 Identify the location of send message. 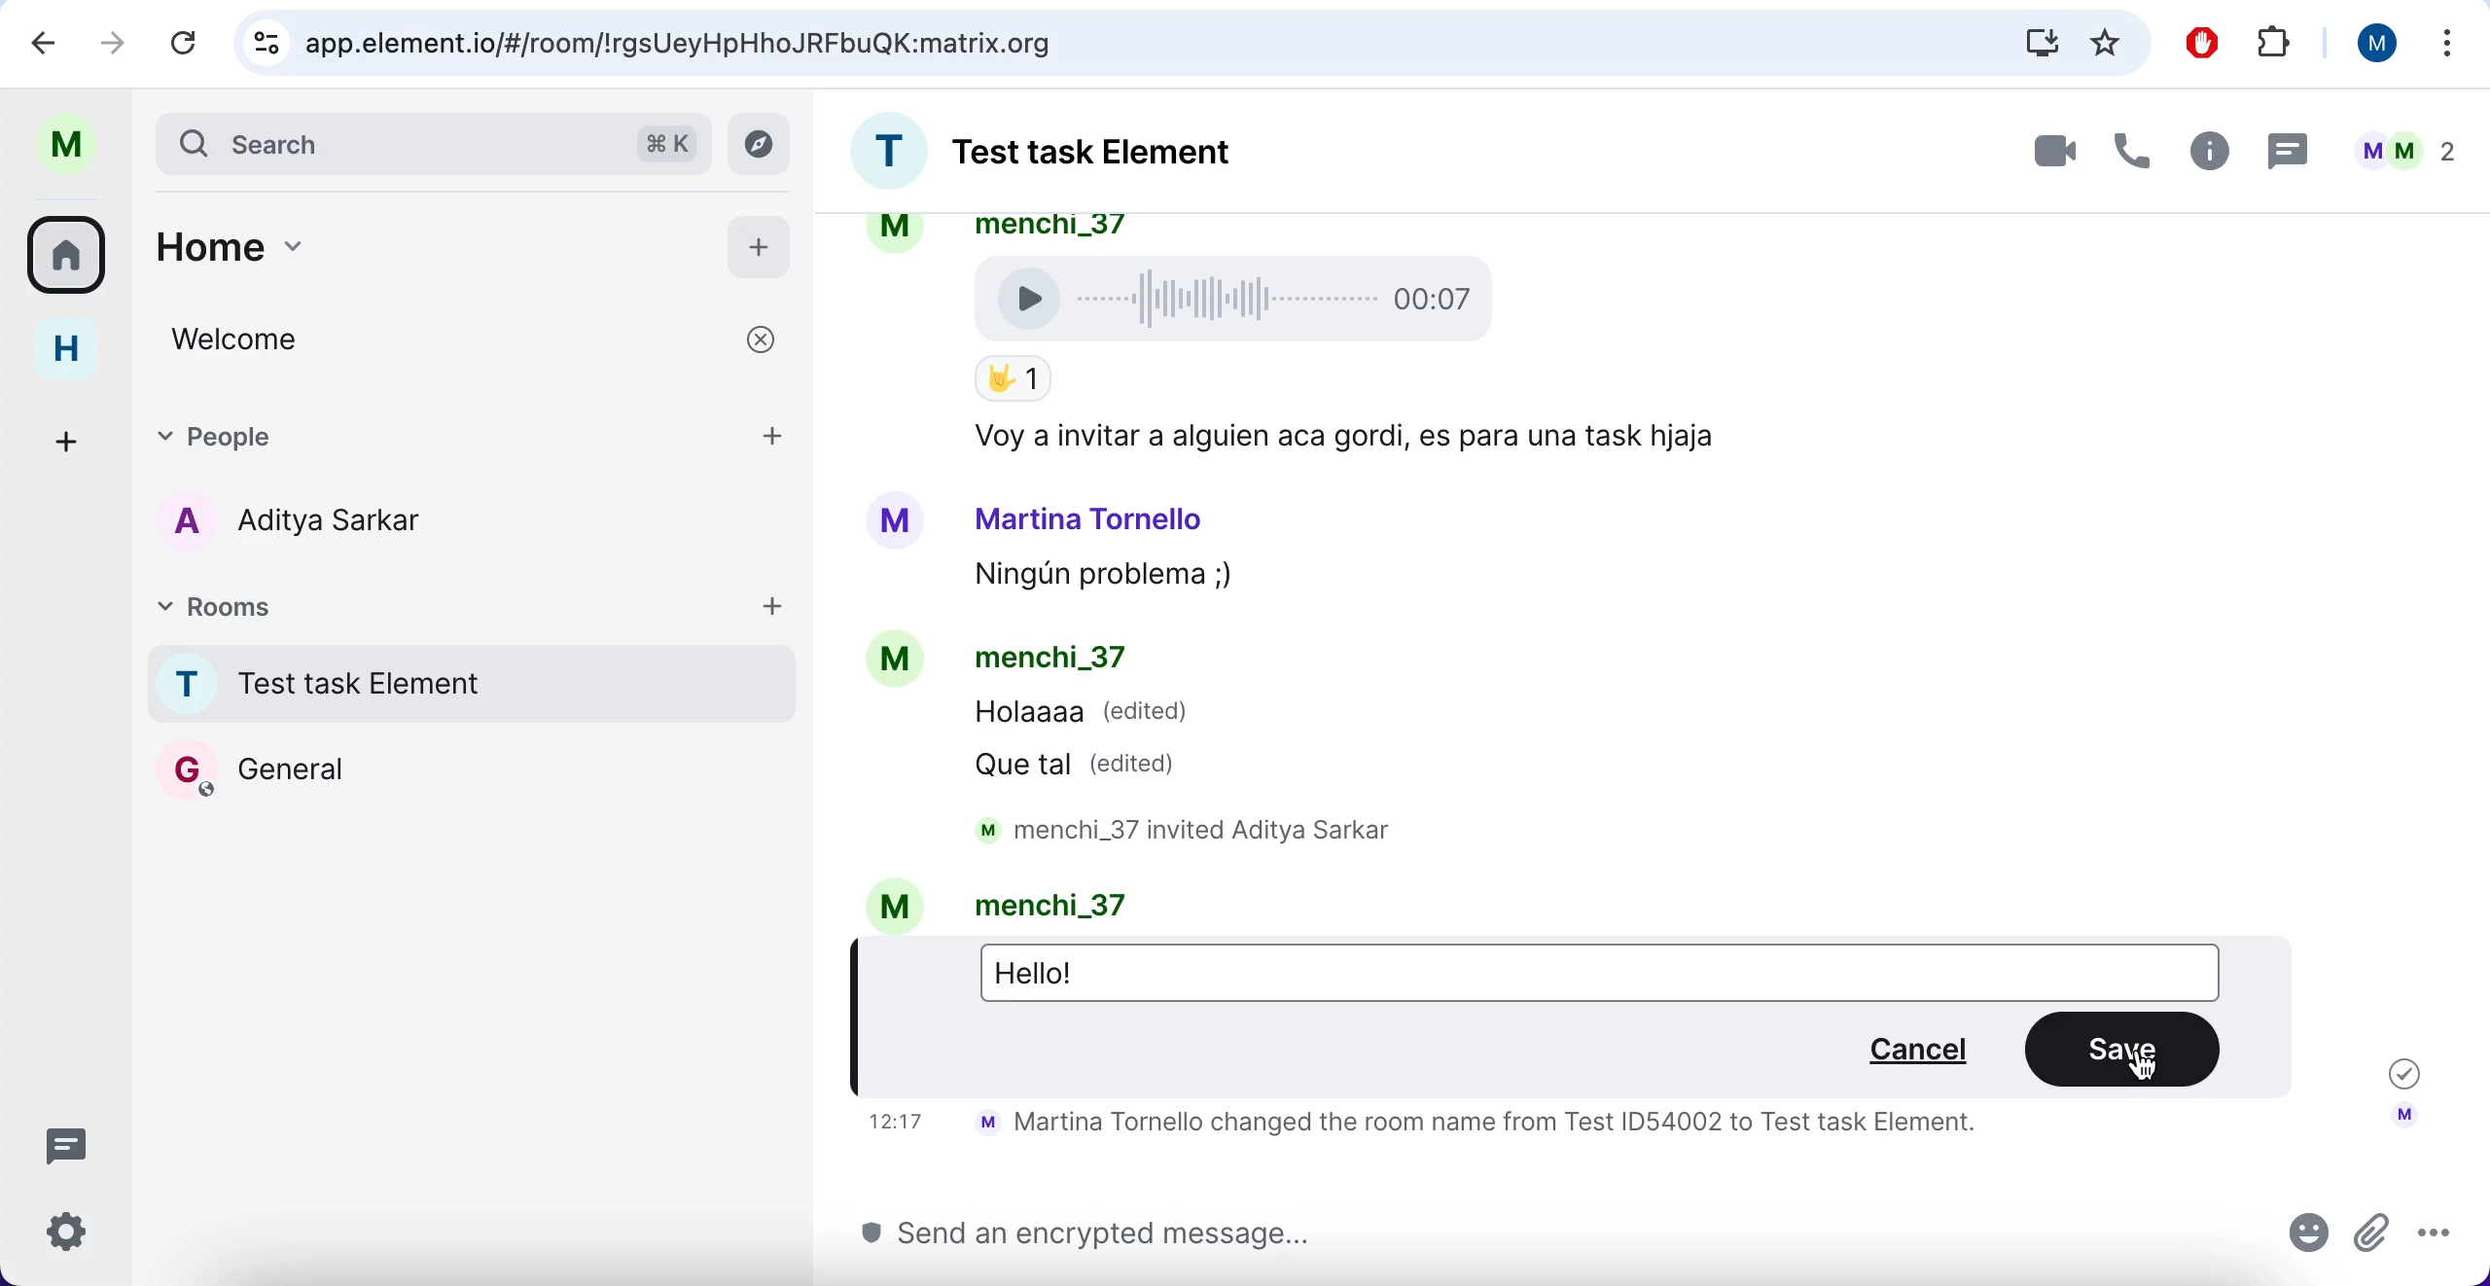
(1551, 1242).